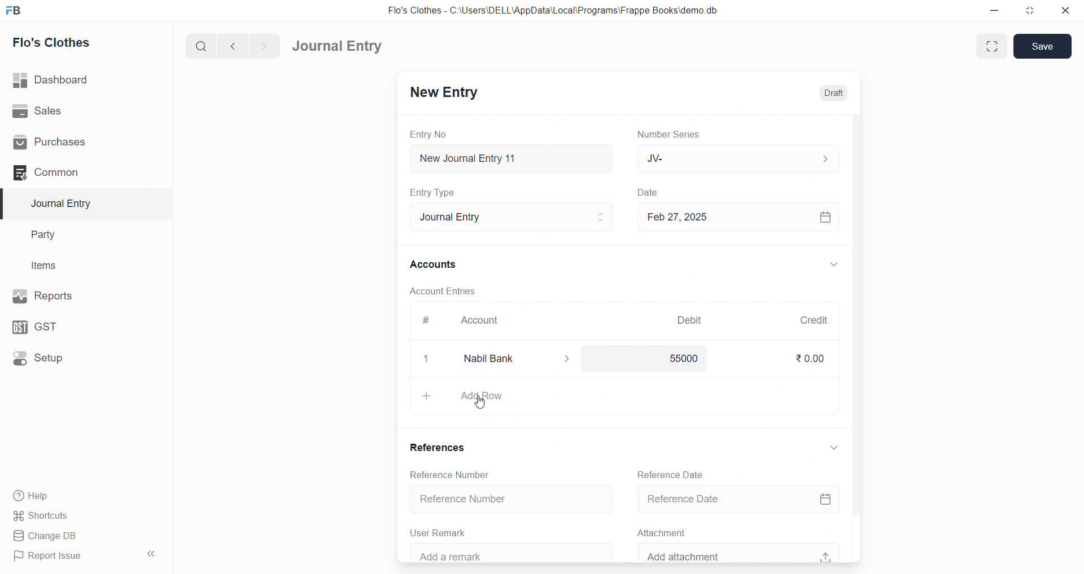 This screenshot has width=1084, height=574. Describe the element at coordinates (513, 217) in the screenshot. I see `Journal Entry` at that location.